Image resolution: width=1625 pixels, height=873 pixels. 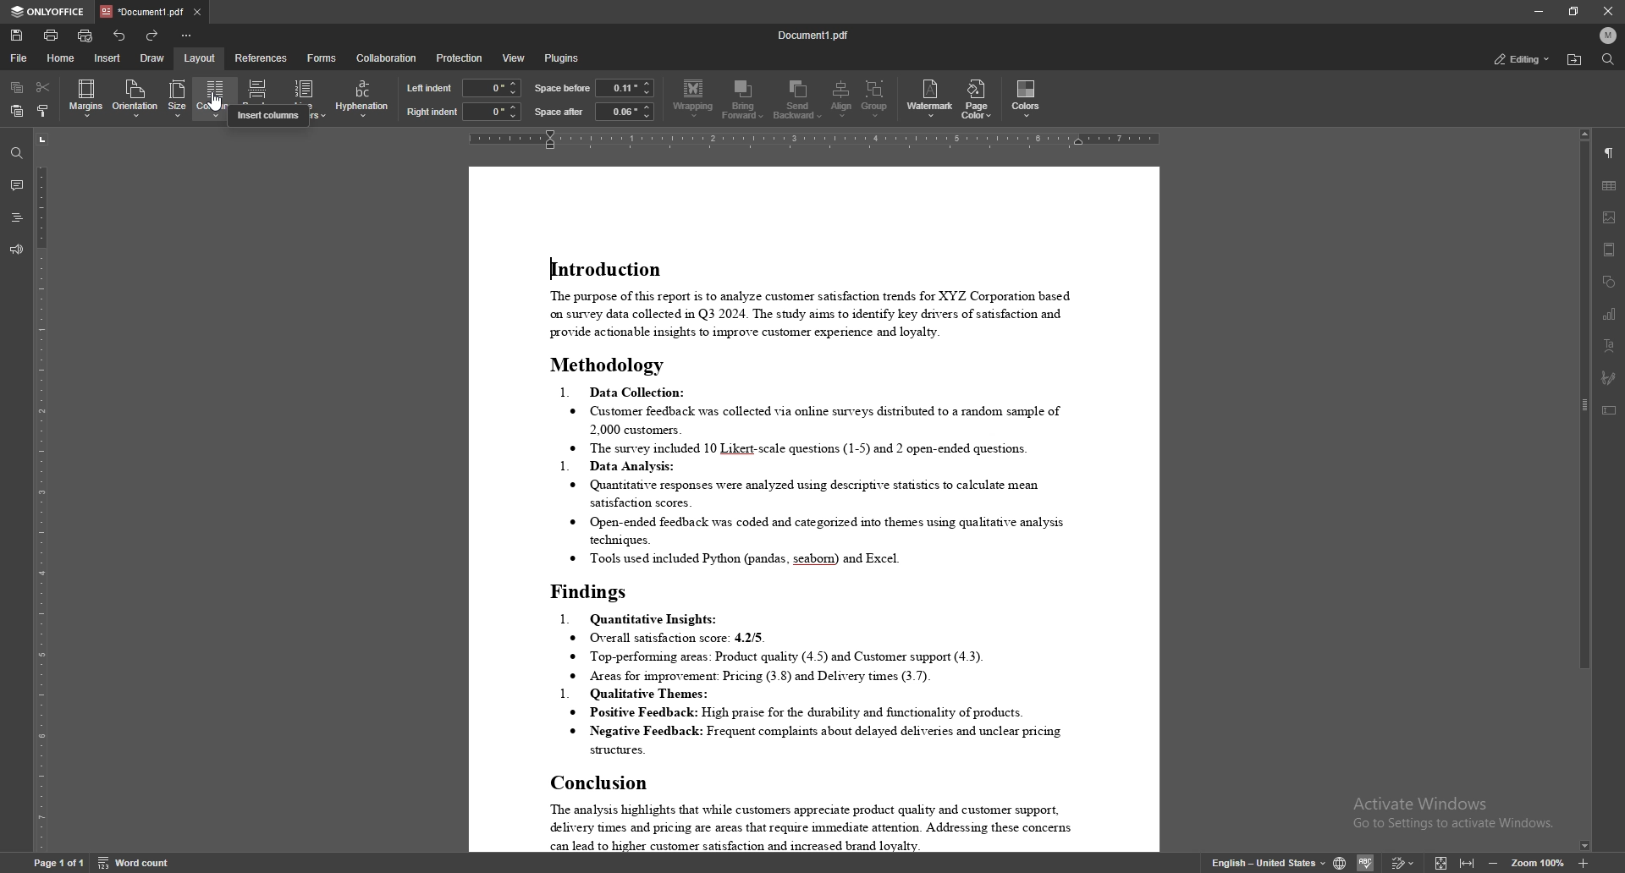 I want to click on undo, so click(x=118, y=36).